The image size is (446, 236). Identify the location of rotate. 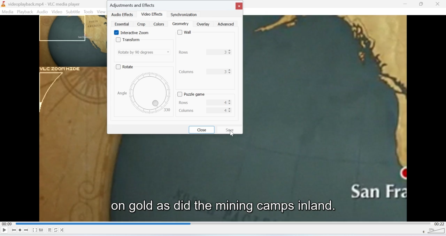
(126, 66).